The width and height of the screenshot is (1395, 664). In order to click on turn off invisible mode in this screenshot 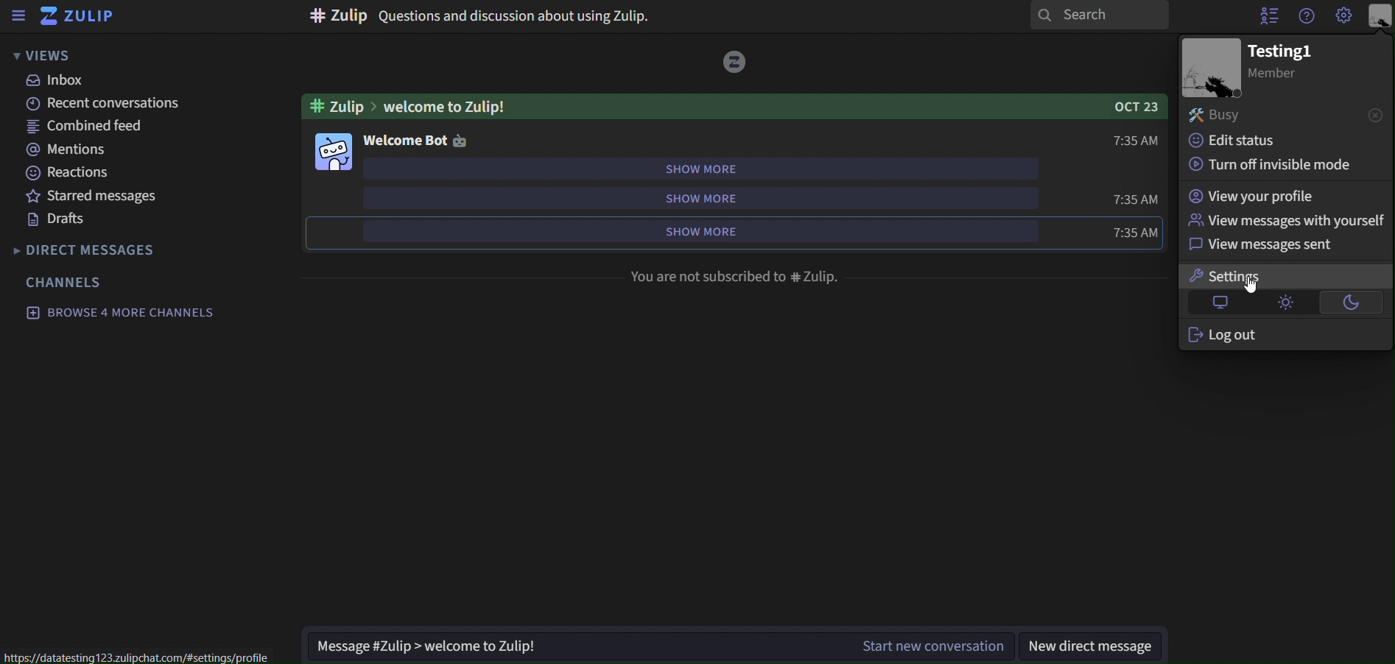, I will do `click(1268, 163)`.